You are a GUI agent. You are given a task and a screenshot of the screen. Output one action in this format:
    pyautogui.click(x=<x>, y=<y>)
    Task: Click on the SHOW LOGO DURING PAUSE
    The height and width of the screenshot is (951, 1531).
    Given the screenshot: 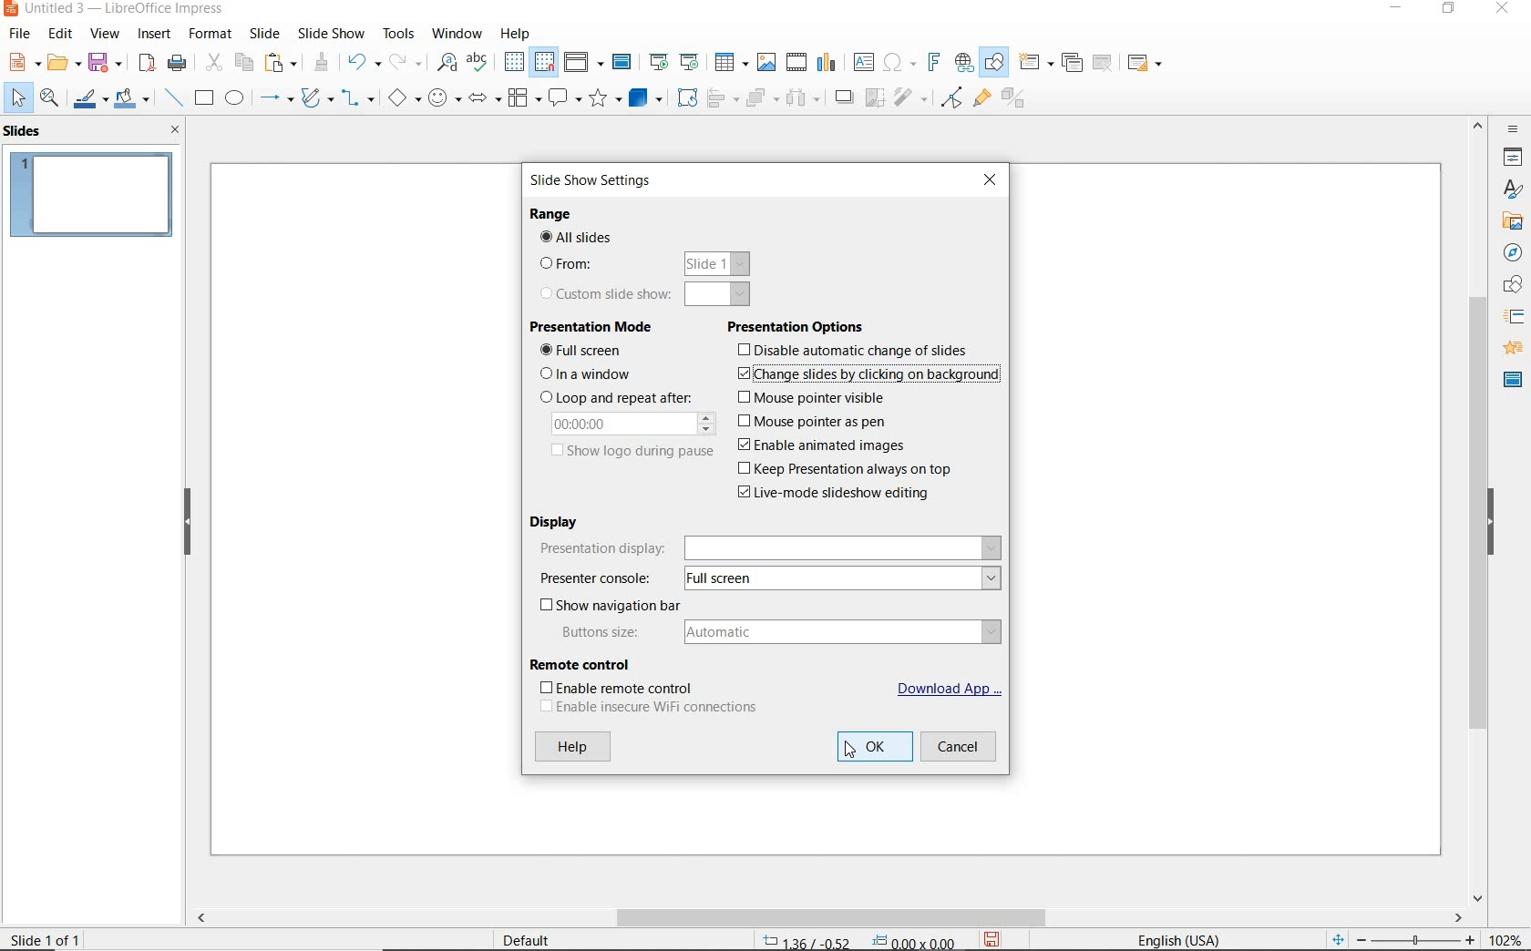 What is the action you would take?
    pyautogui.click(x=632, y=453)
    